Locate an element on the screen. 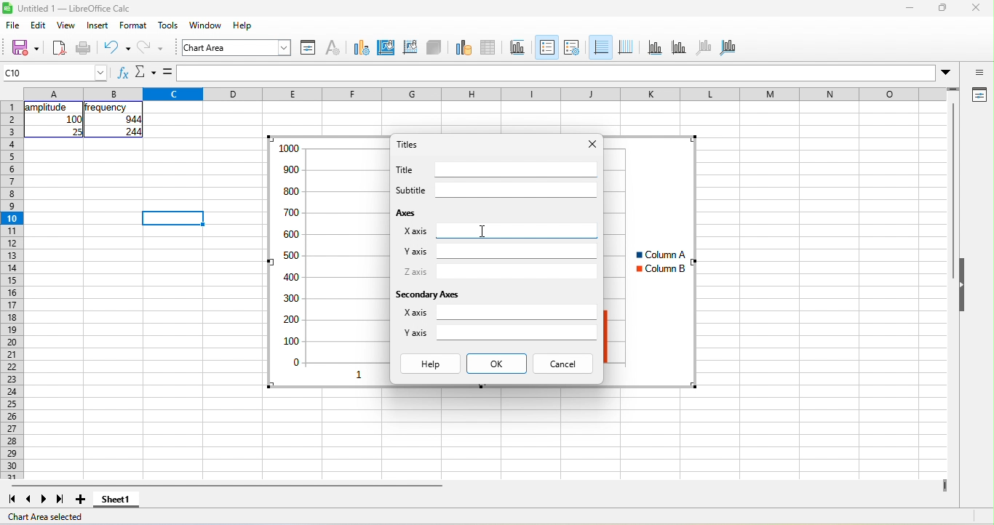  properties is located at coordinates (978, 95).